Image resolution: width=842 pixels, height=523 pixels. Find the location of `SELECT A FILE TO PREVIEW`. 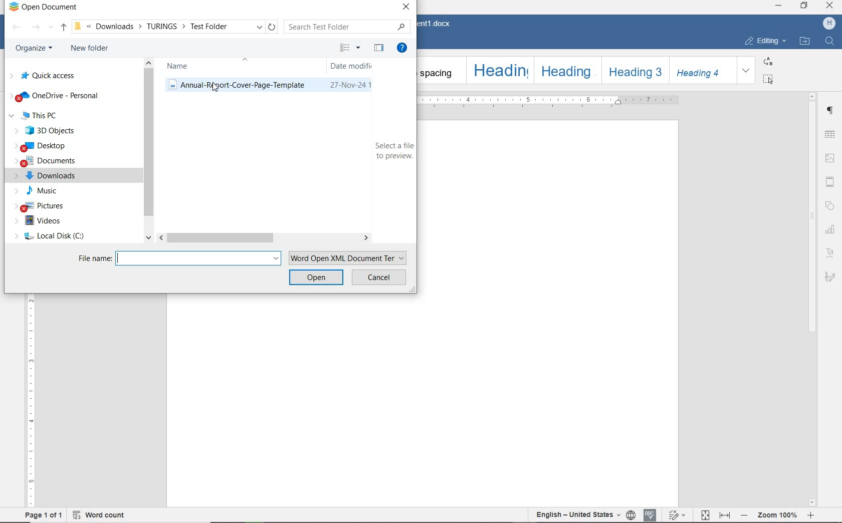

SELECT A FILE TO PREVIEW is located at coordinates (391, 152).